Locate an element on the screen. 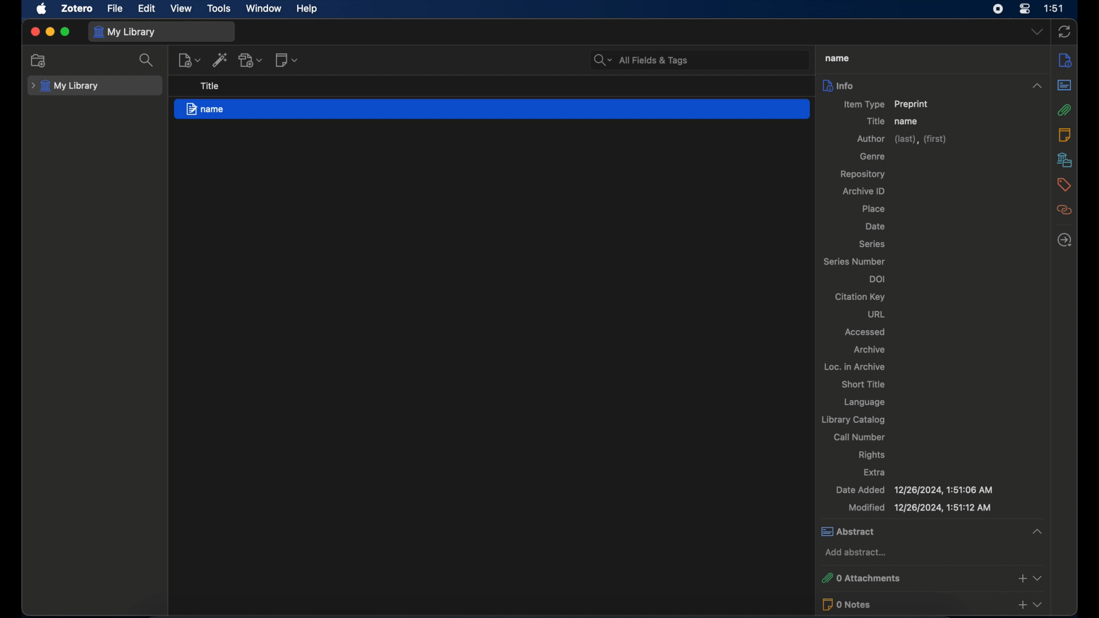 The width and height of the screenshot is (1099, 618). info is located at coordinates (1065, 61).